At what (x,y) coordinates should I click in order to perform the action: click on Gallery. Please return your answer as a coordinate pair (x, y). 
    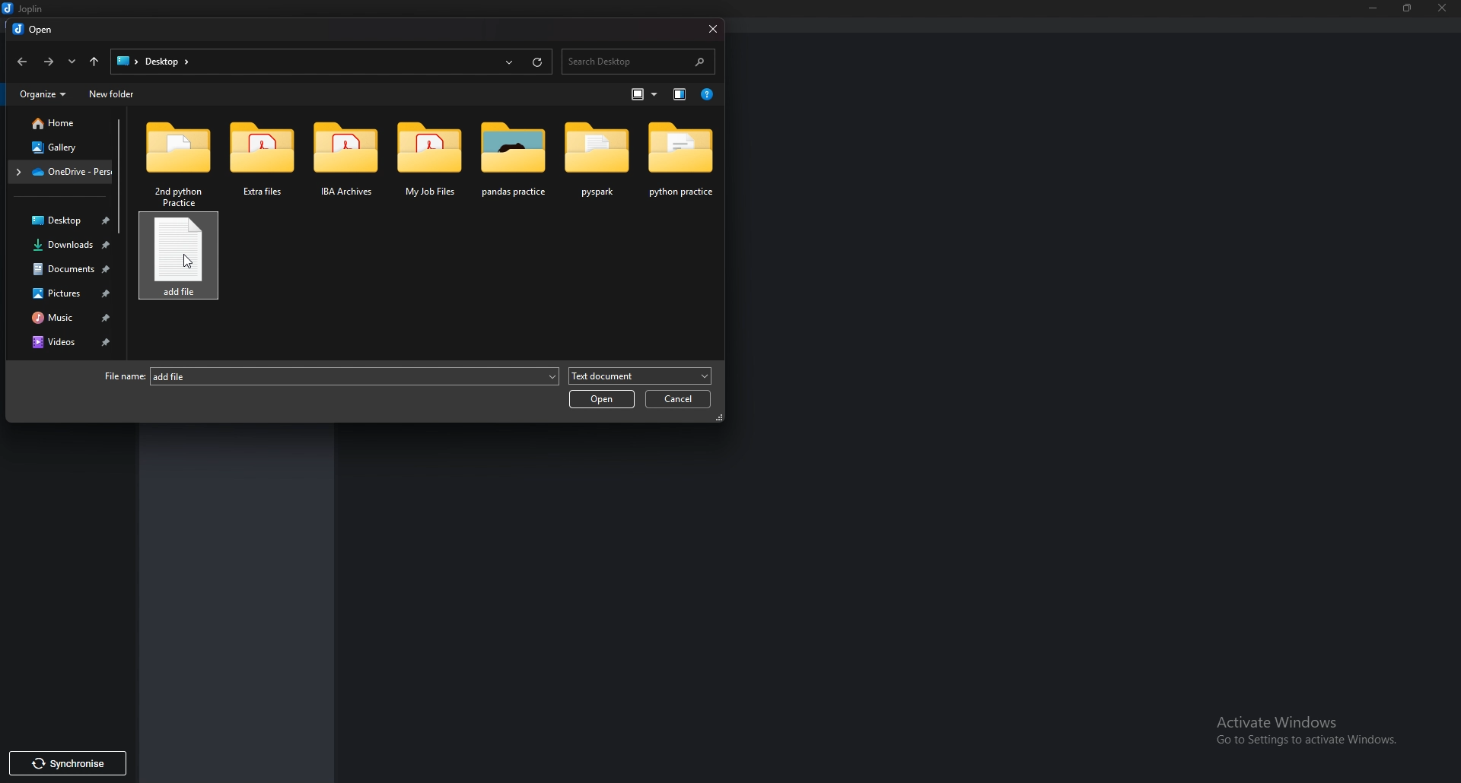
    Looking at the image, I should click on (58, 148).